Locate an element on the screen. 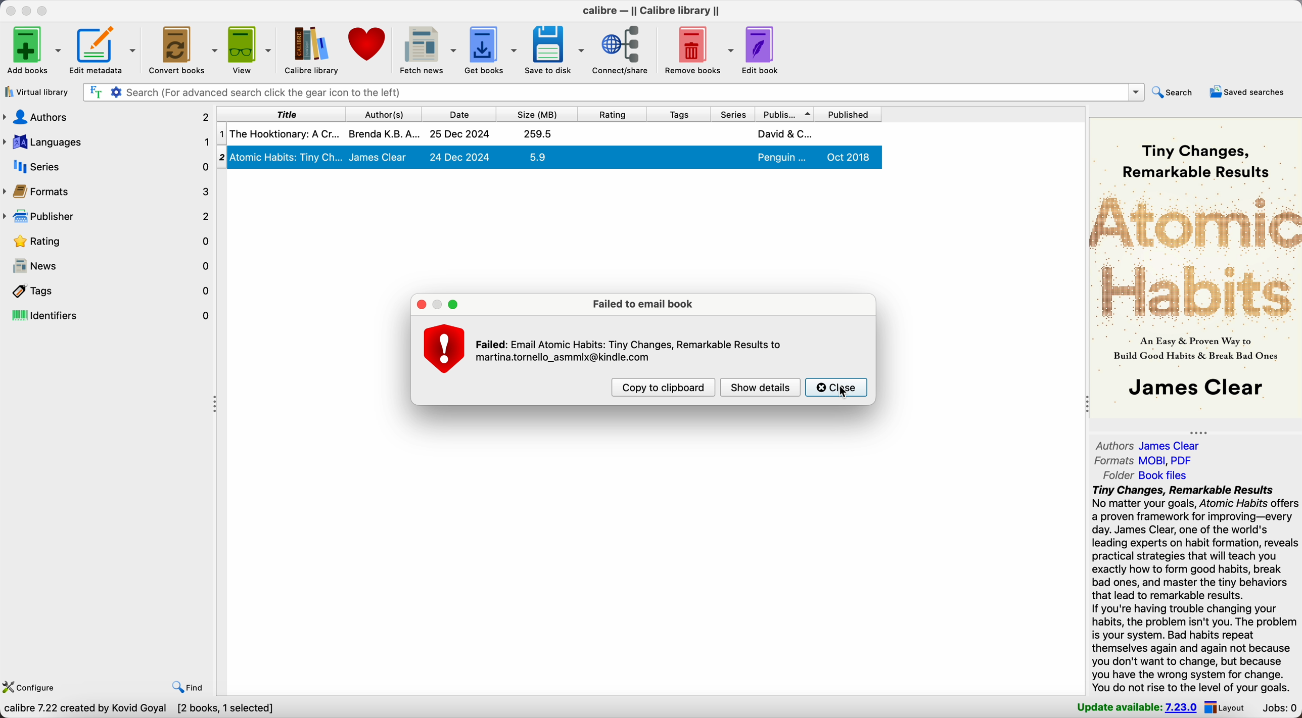 Image resolution: width=1302 pixels, height=718 pixels. author(s) is located at coordinates (382, 113).